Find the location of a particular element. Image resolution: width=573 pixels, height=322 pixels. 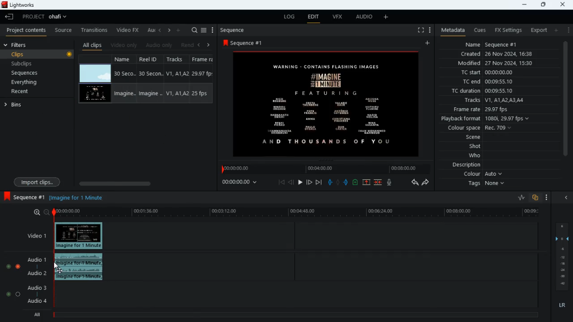

back is located at coordinates (198, 45).